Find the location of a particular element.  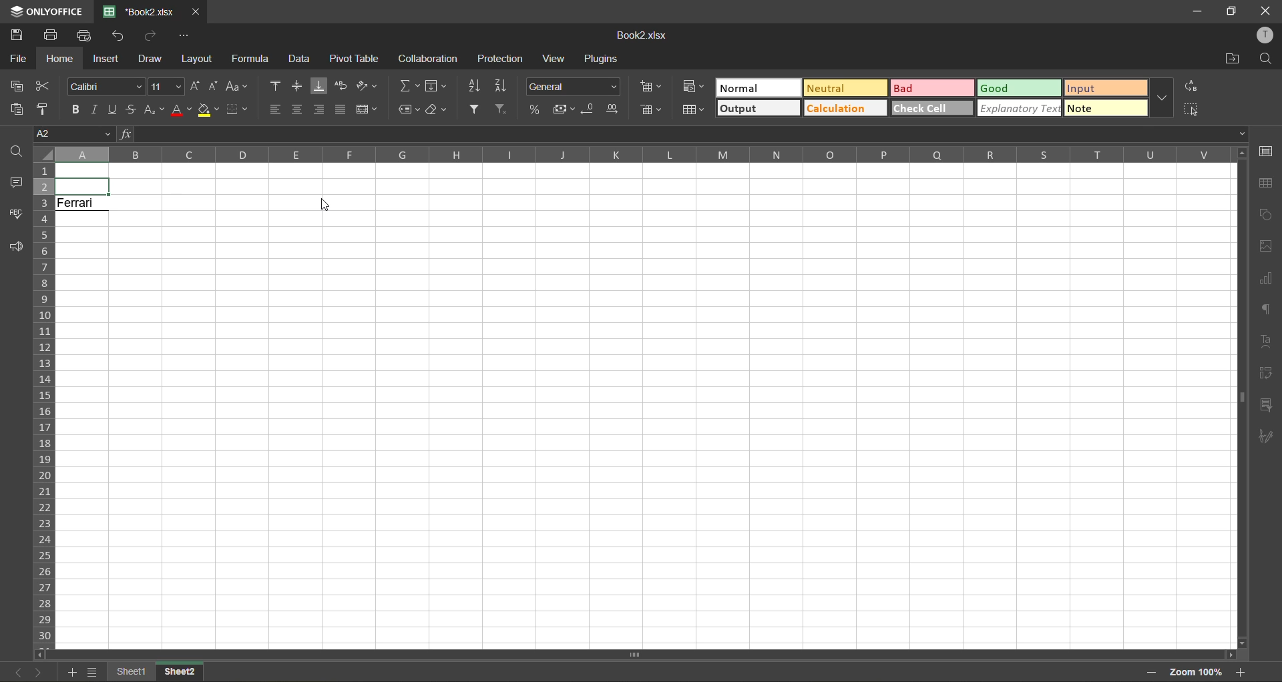

increment size is located at coordinates (196, 87).